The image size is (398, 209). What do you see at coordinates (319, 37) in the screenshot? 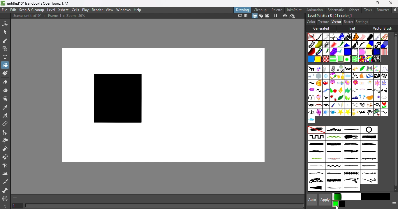
I see `Constant` at bounding box center [319, 37].